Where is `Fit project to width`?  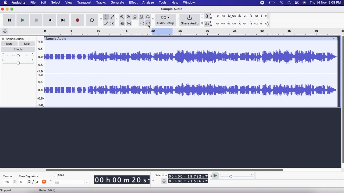 Fit project to width is located at coordinates (142, 17).